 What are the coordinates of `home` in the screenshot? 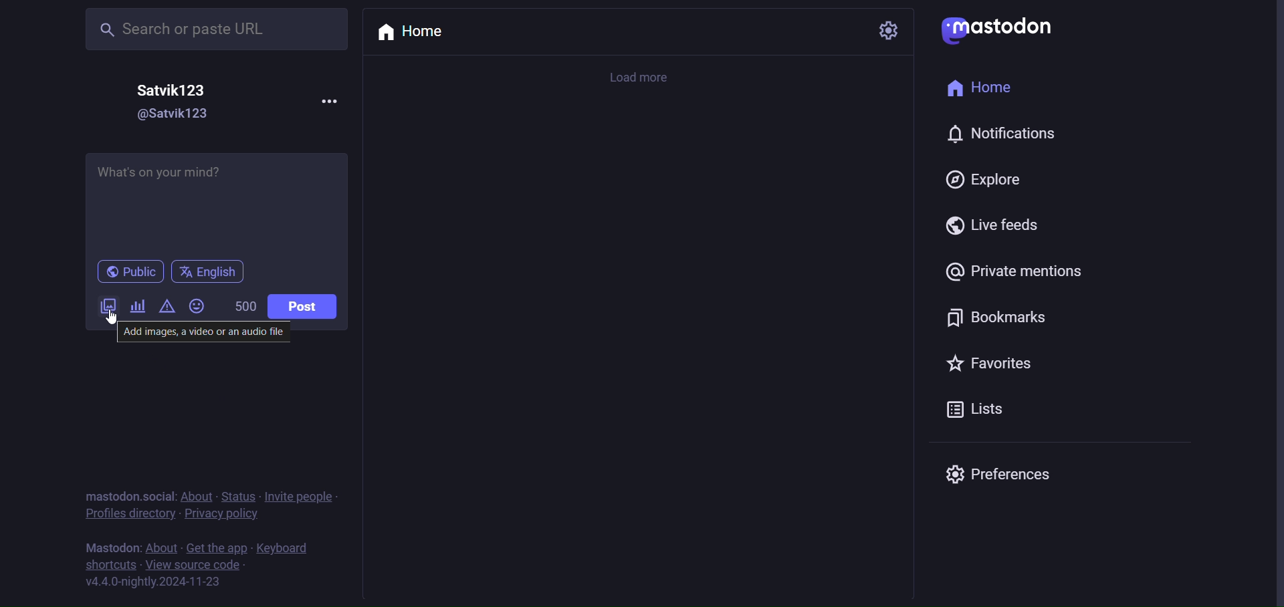 It's located at (986, 88).